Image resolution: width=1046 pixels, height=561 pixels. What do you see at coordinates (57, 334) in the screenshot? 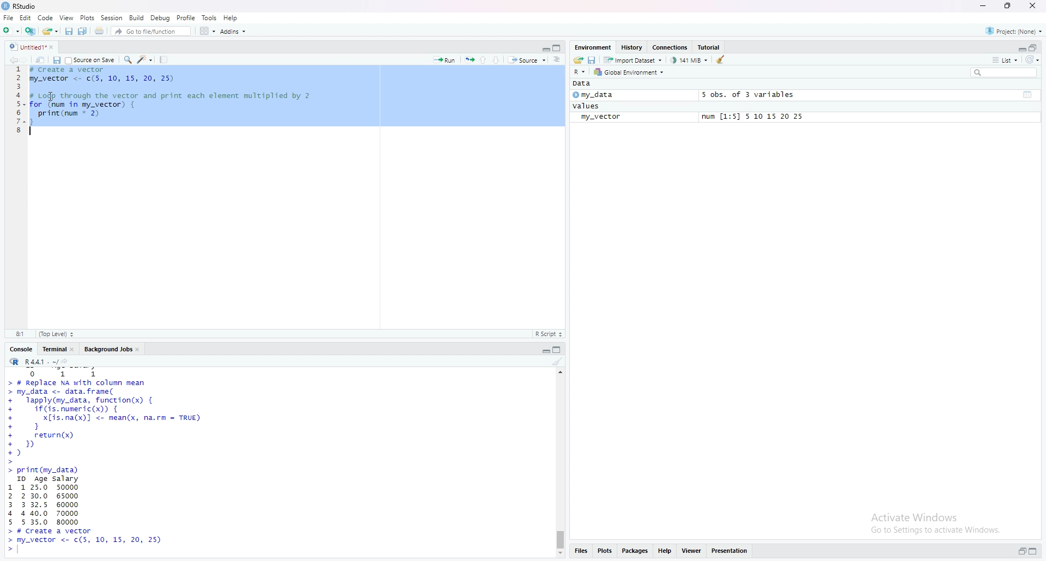
I see `top level` at bounding box center [57, 334].